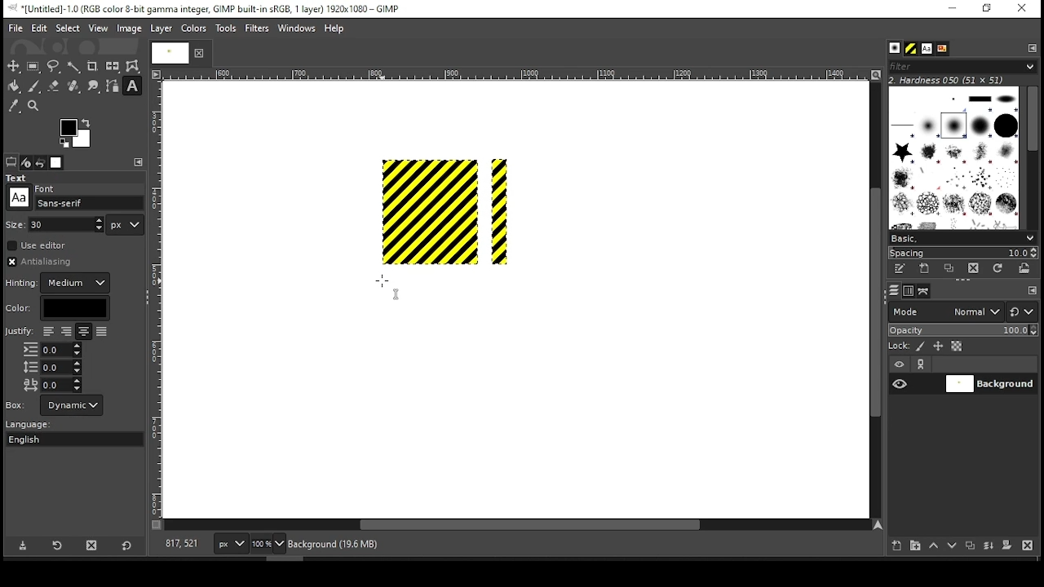  Describe the element at coordinates (19, 178) in the screenshot. I see `text` at that location.